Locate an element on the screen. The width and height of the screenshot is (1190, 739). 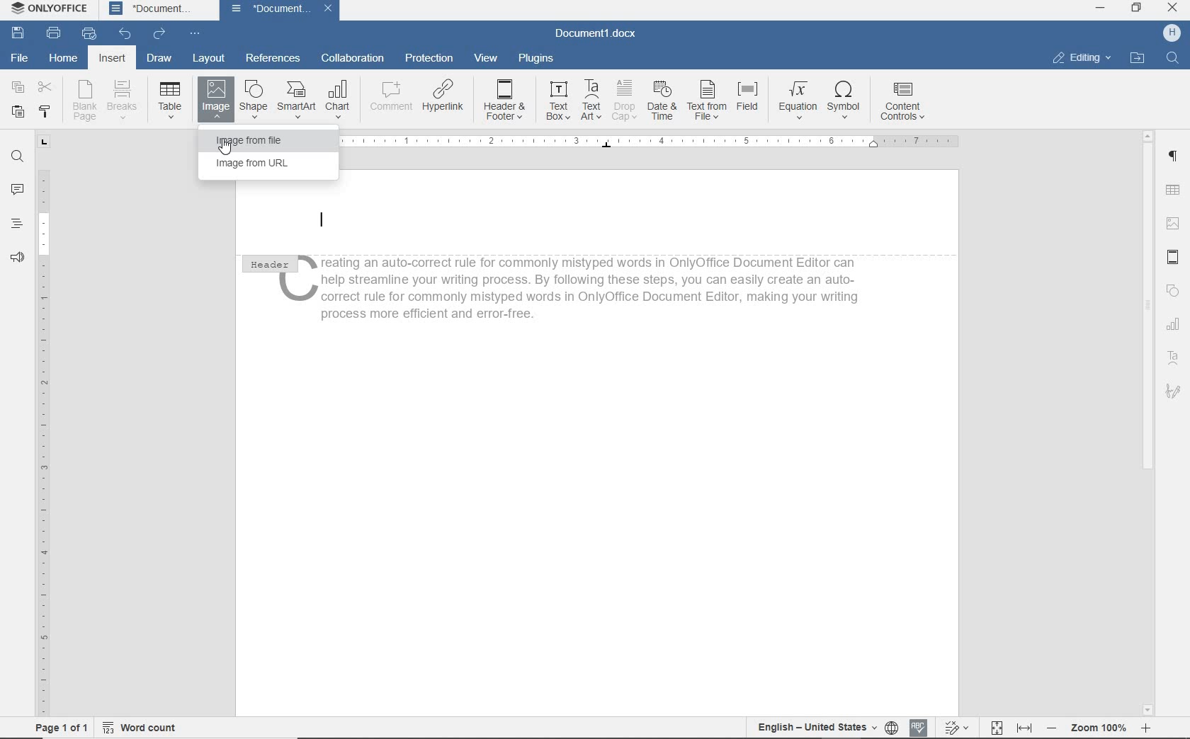
Zoom is located at coordinates (1096, 728).